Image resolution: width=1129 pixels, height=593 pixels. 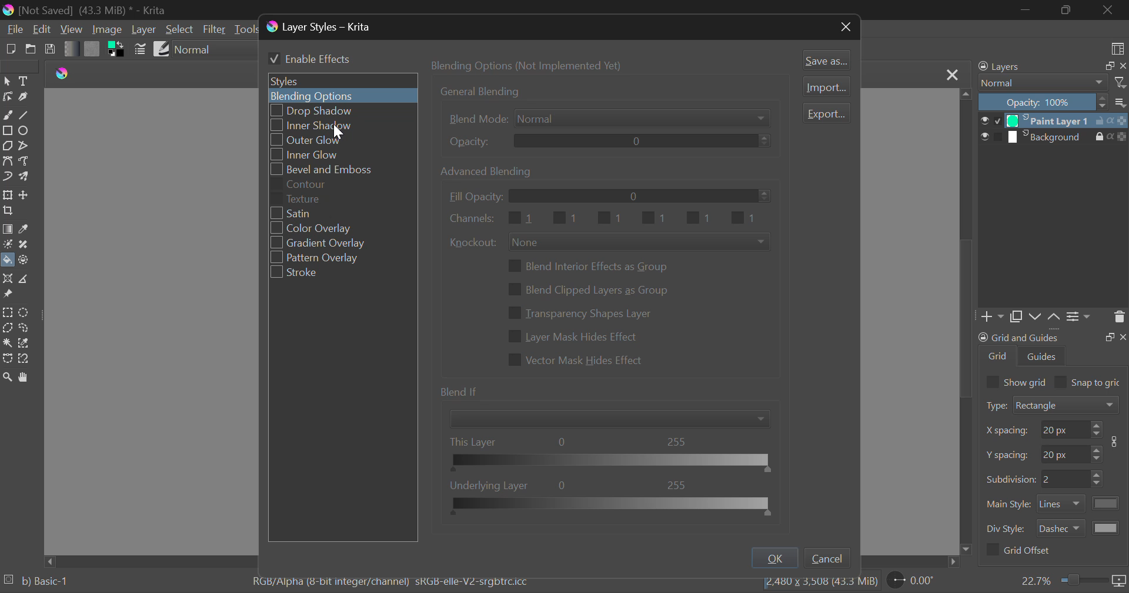 I want to click on Grid and Guides Docker Tab, so click(x=1053, y=350).